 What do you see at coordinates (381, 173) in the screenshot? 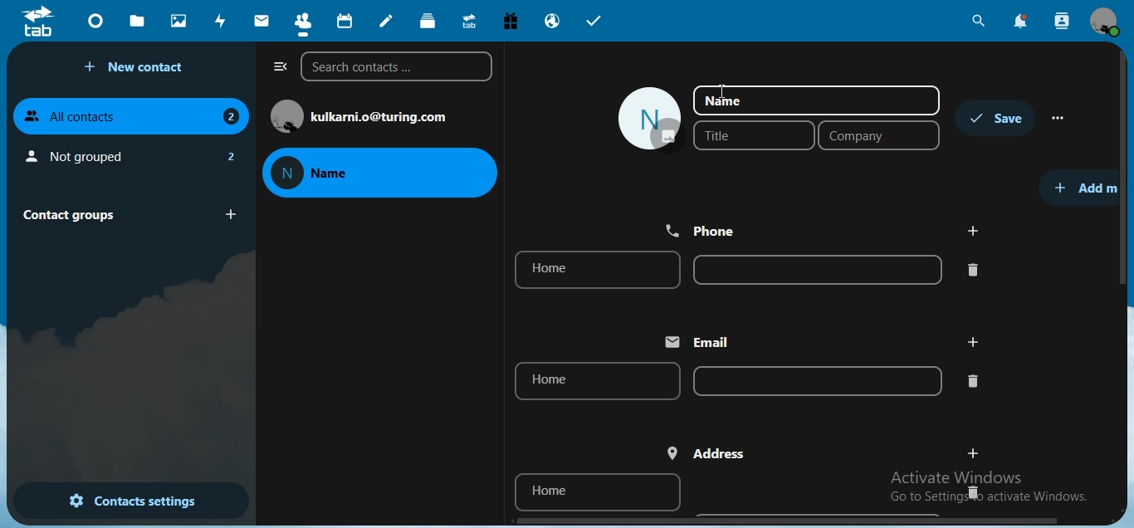
I see `name` at bounding box center [381, 173].